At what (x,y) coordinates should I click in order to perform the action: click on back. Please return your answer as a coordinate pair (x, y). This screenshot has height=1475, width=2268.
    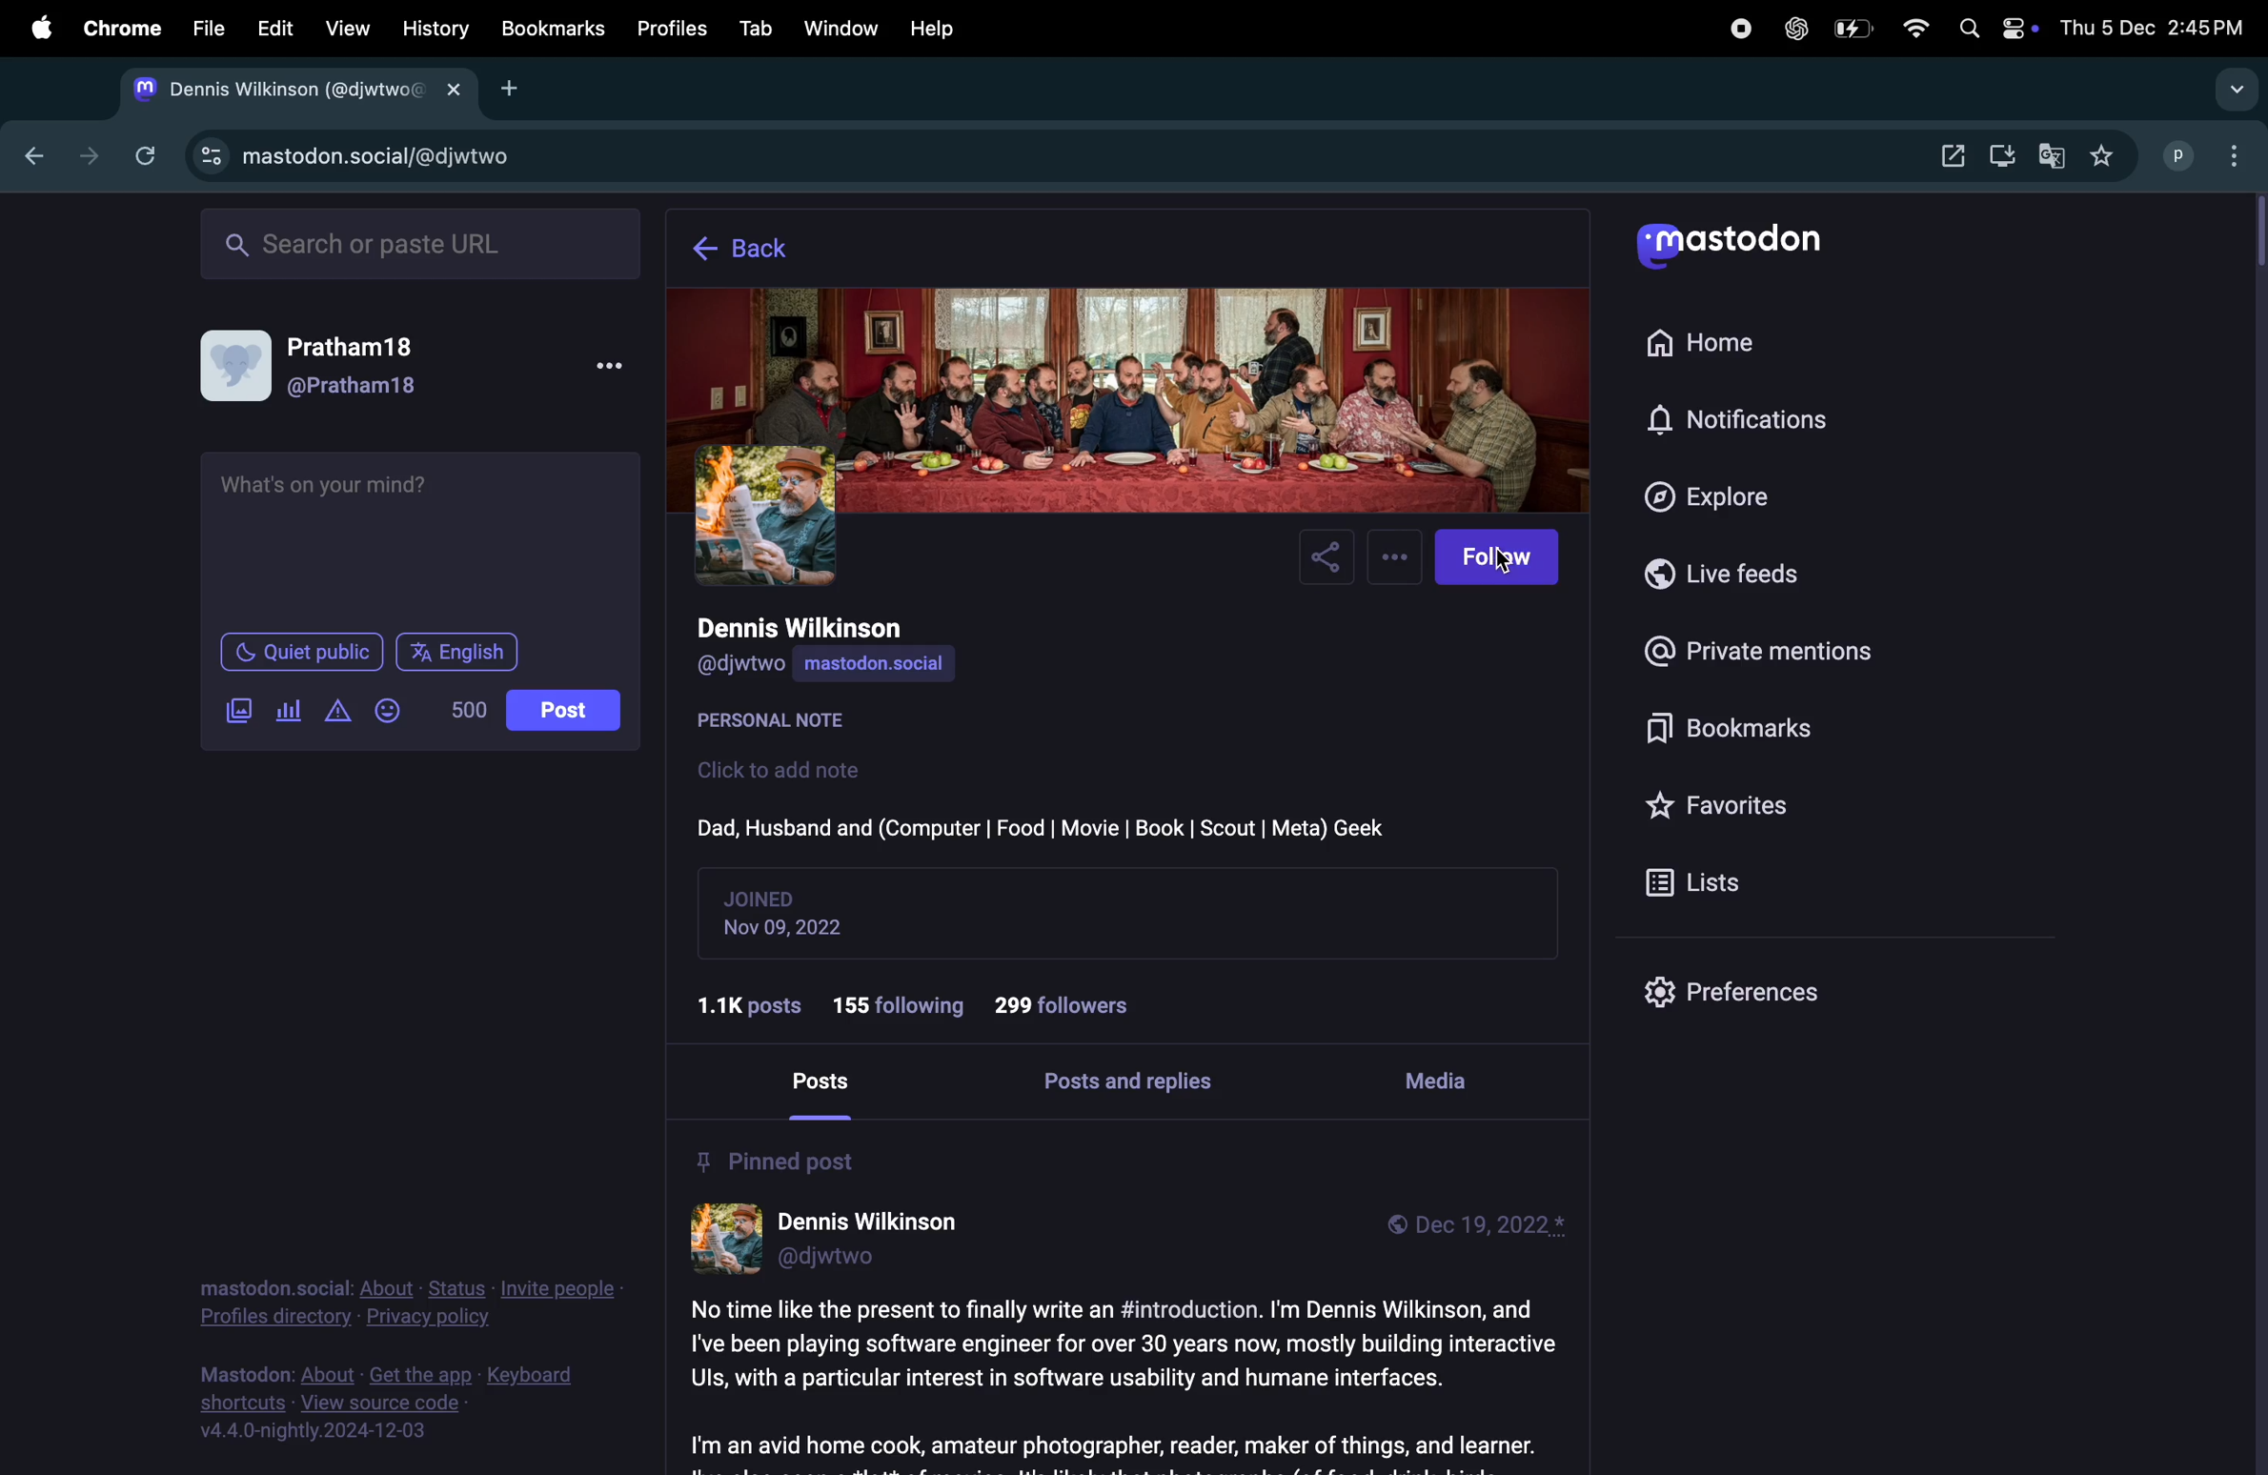
    Looking at the image, I should click on (755, 250).